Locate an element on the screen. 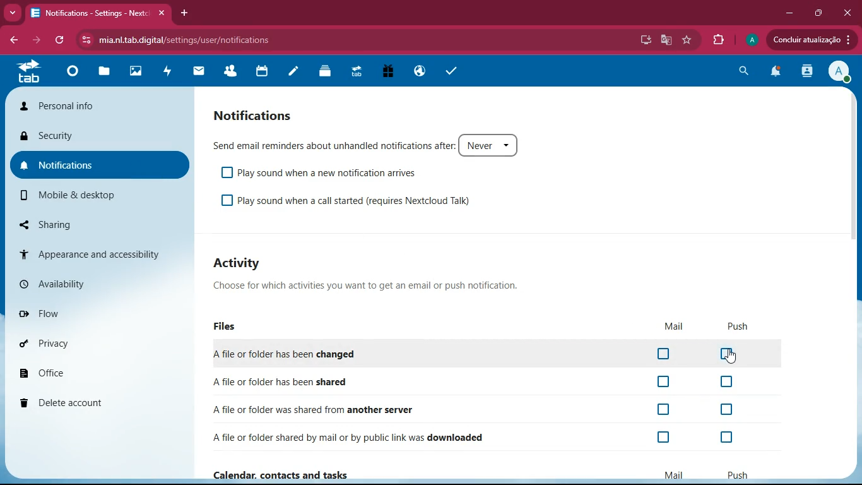 This screenshot has width=862, height=485. notes is located at coordinates (295, 71).